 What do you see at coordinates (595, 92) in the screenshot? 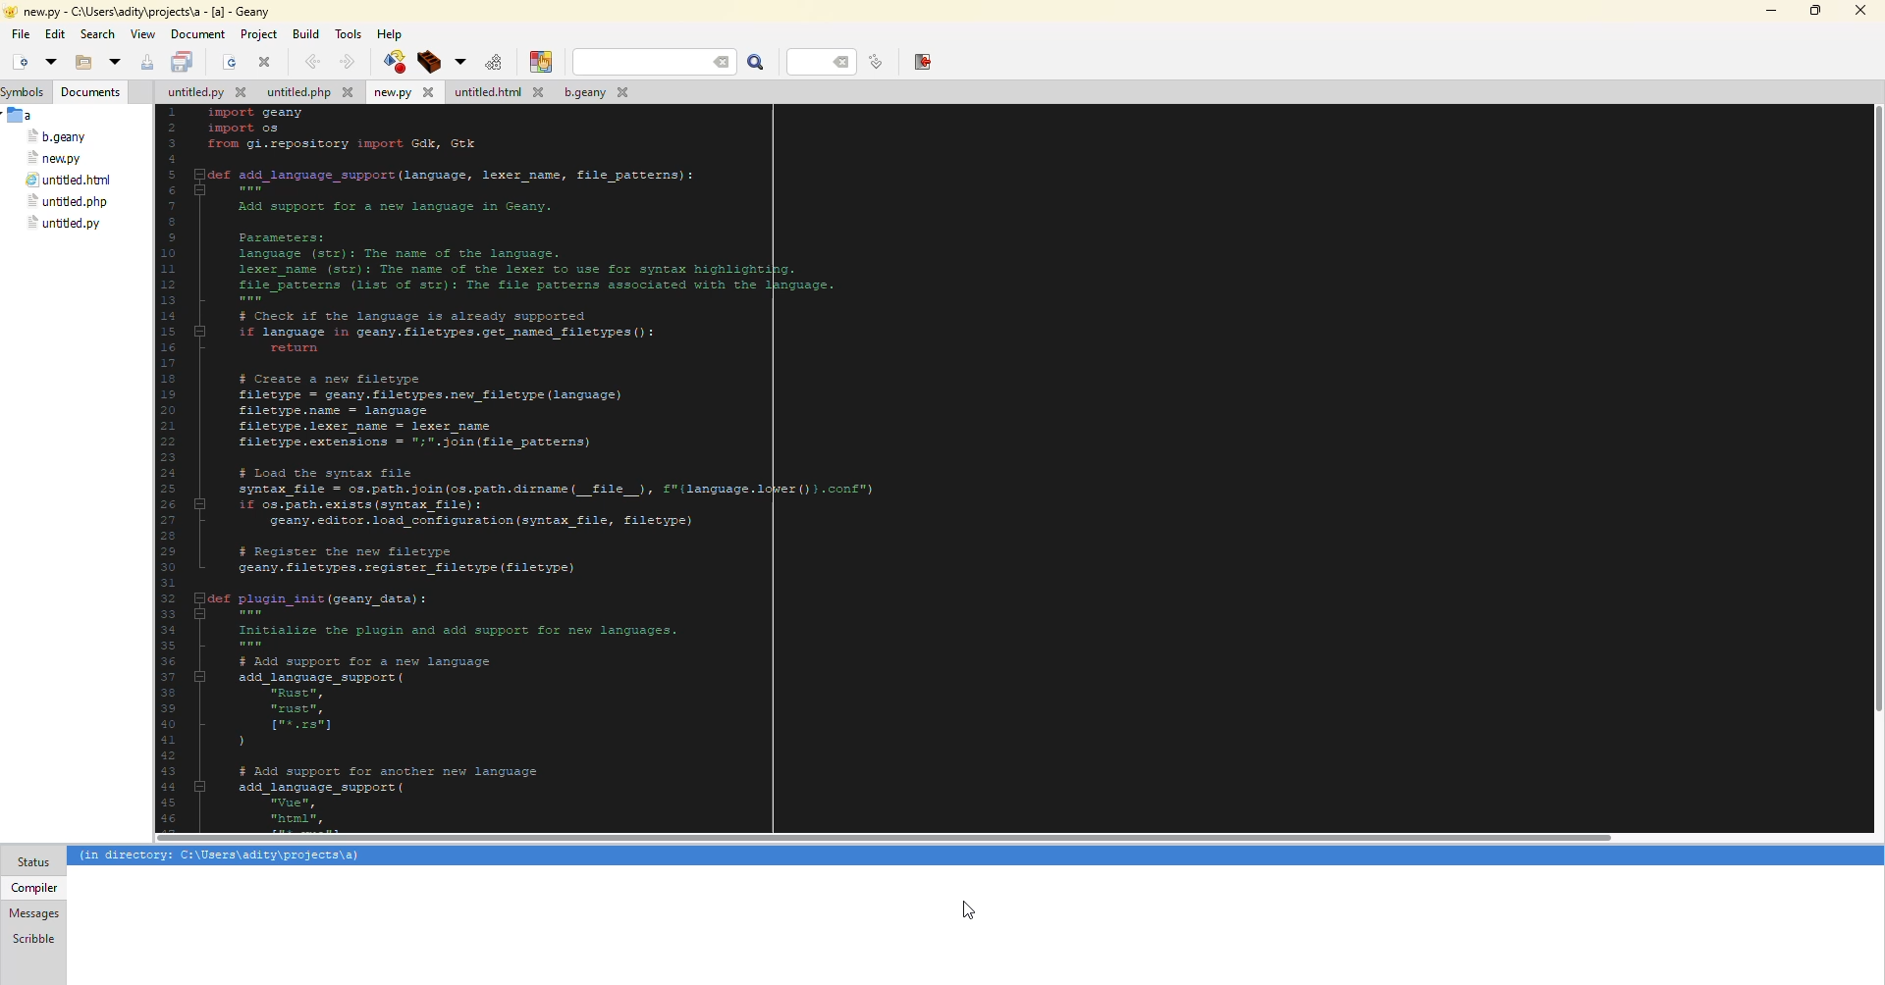
I see `file` at bounding box center [595, 92].